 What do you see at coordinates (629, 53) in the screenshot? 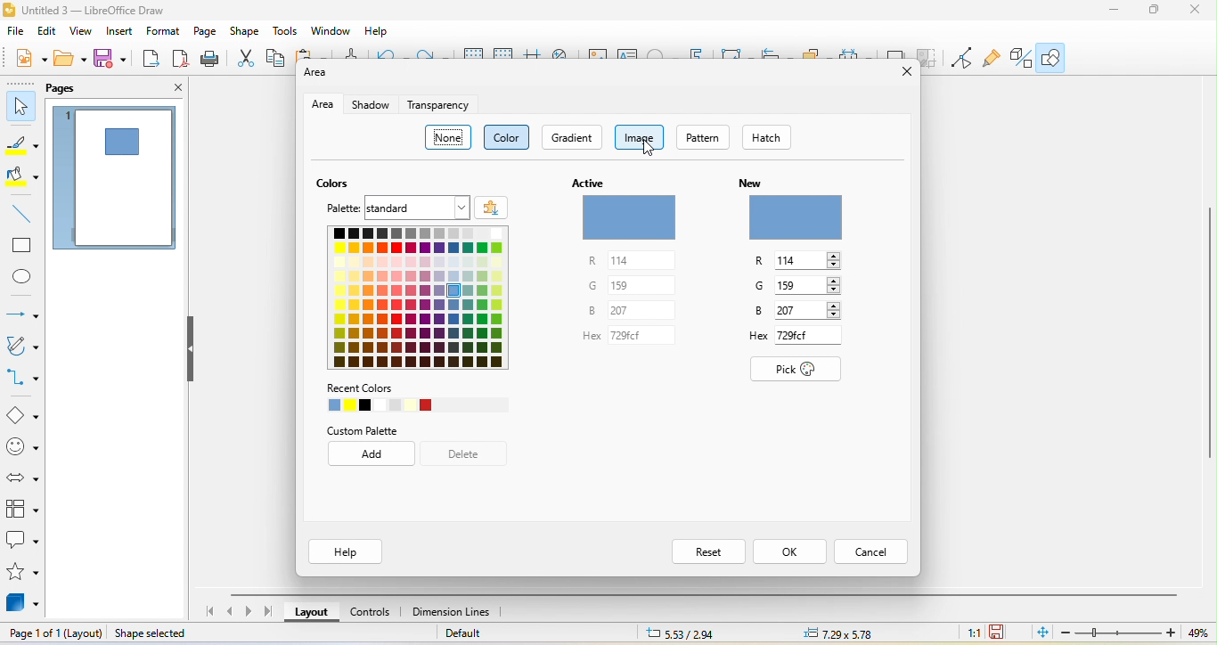
I see `text box` at bounding box center [629, 53].